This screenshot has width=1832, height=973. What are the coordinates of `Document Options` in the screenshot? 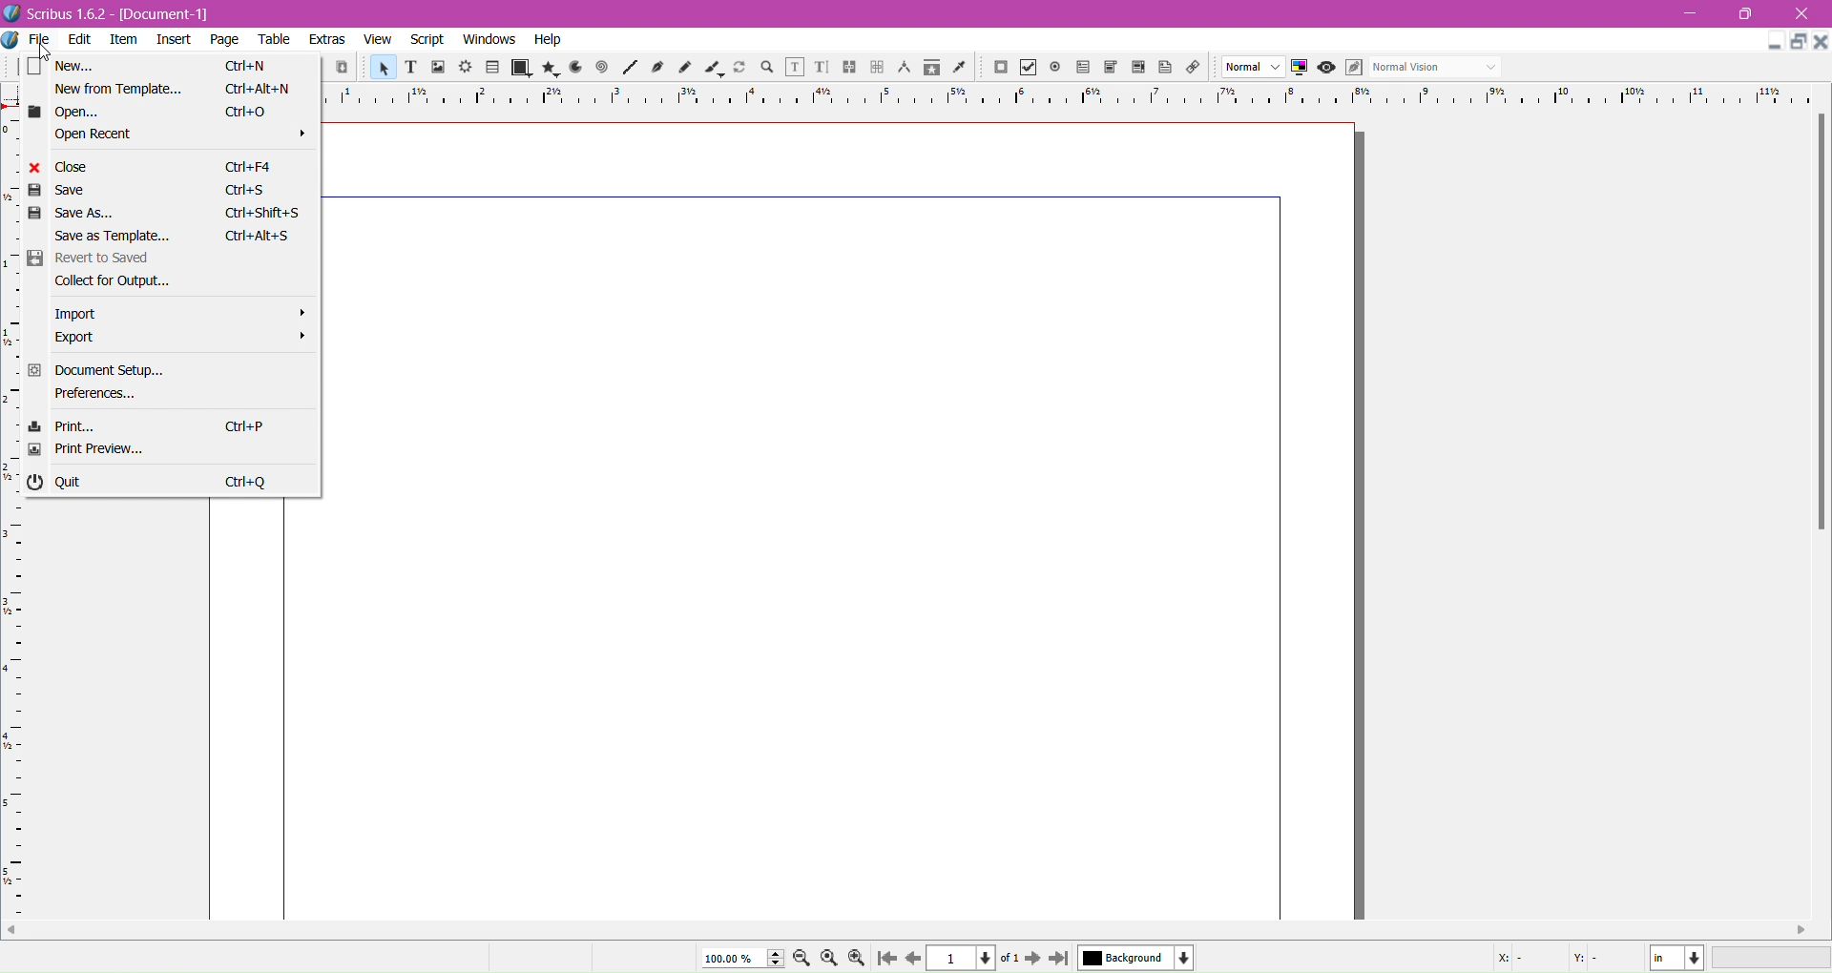 It's located at (11, 42).